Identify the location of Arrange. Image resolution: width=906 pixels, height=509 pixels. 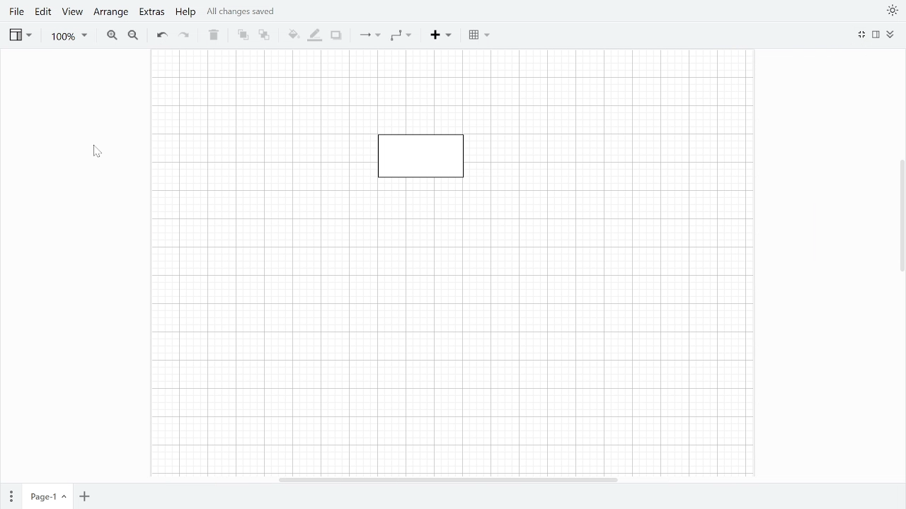
(111, 14).